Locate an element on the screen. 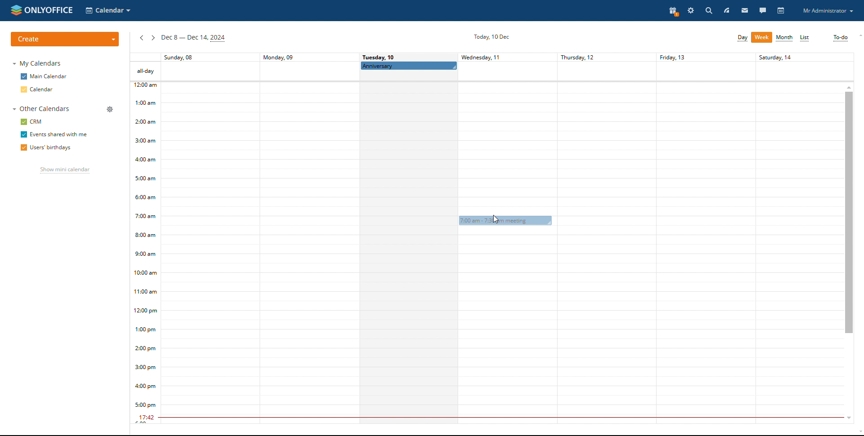  day view is located at coordinates (742, 38).